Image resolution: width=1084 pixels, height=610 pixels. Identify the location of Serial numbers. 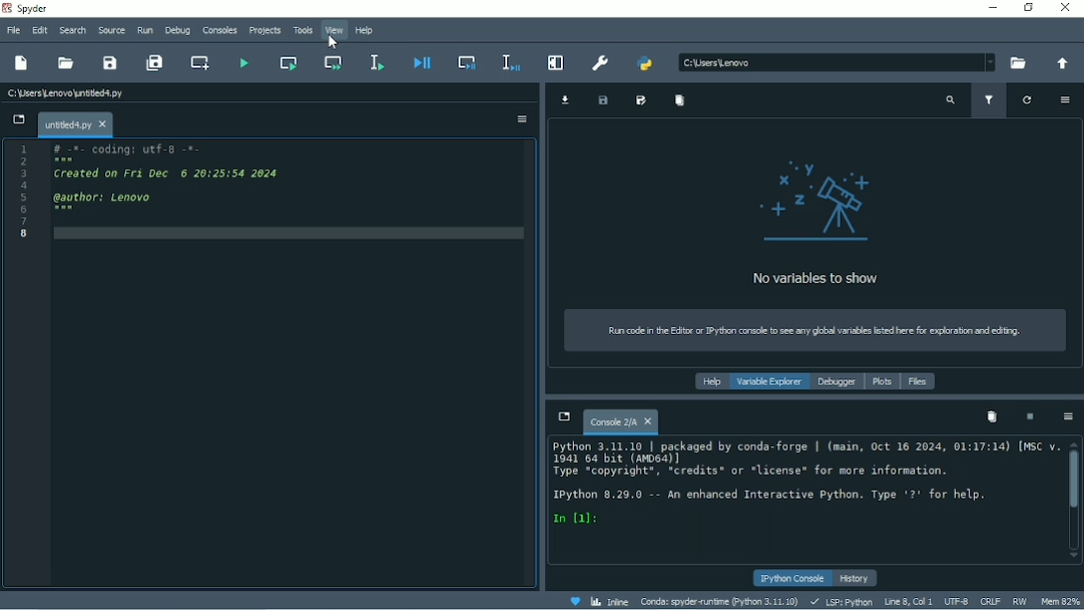
(25, 191).